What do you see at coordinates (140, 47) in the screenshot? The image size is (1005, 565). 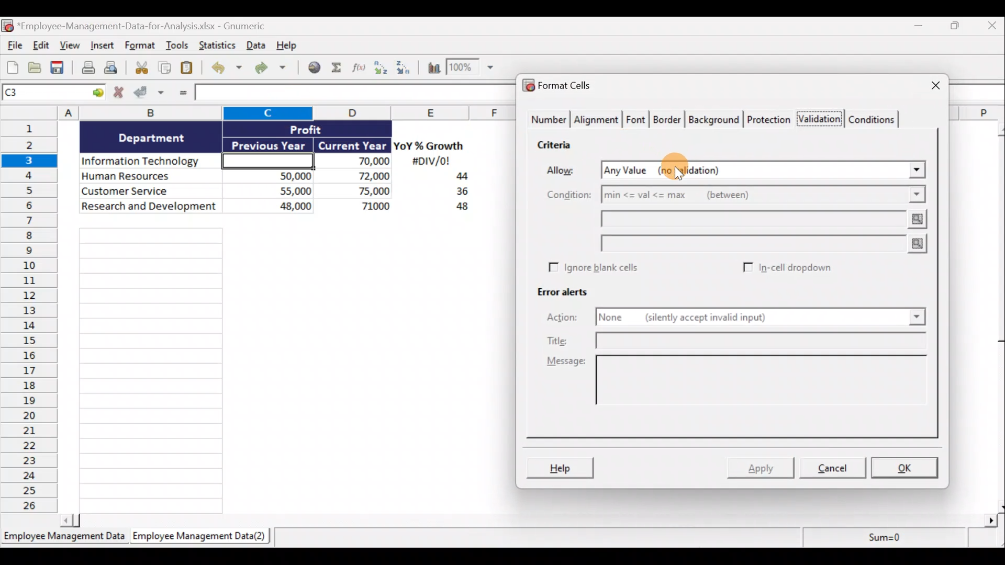 I see `Format` at bounding box center [140, 47].